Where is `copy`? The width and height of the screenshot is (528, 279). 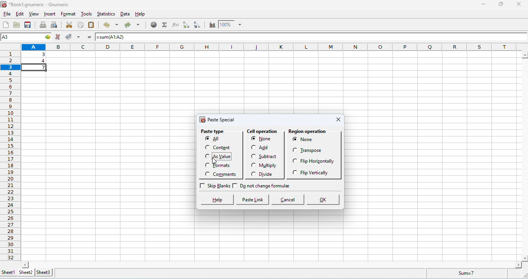
copy is located at coordinates (81, 25).